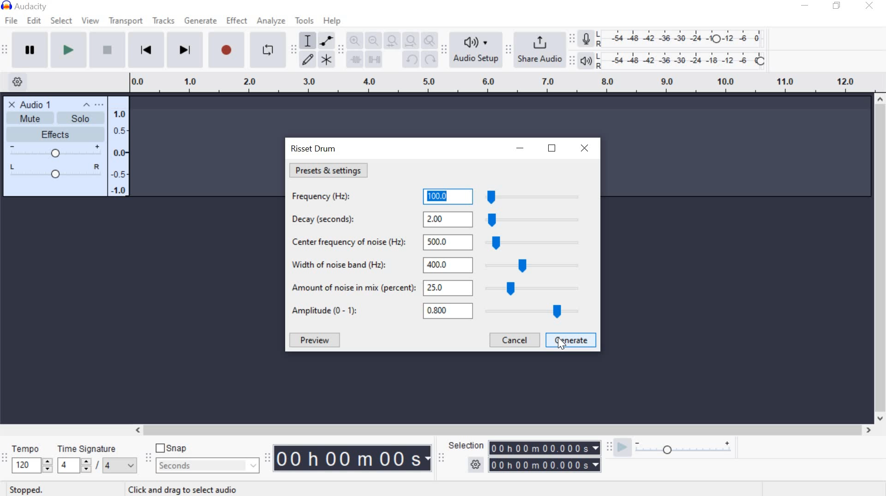  Describe the element at coordinates (90, 105) in the screenshot. I see `expand` at that location.